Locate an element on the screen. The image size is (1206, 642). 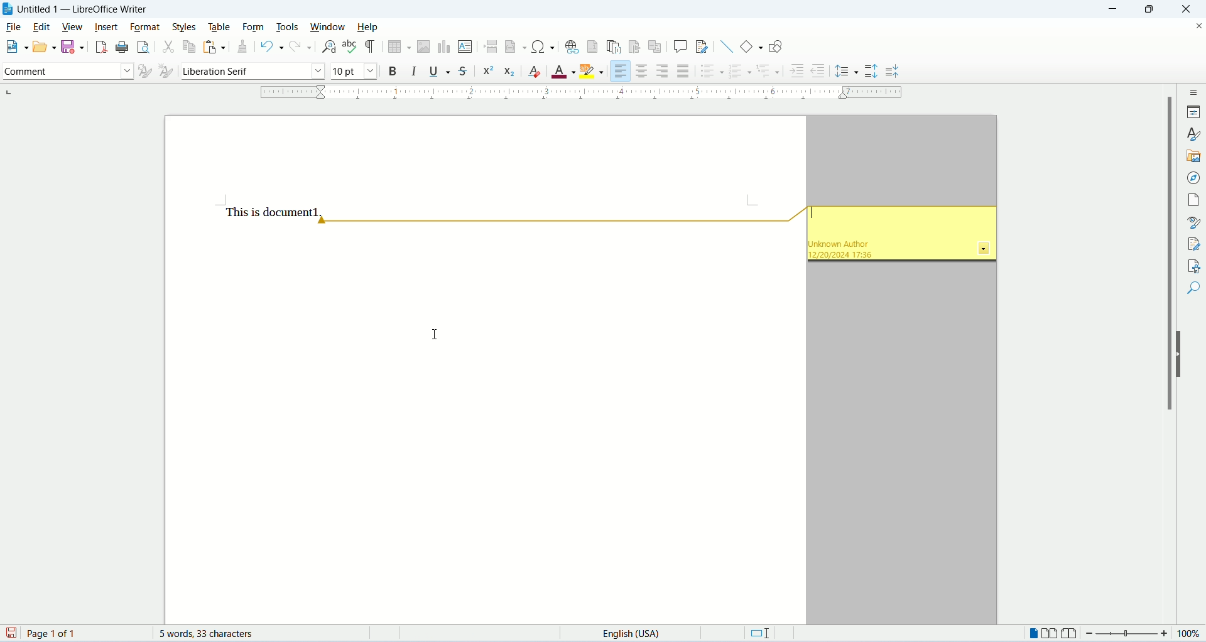
undo is located at coordinates (272, 49).